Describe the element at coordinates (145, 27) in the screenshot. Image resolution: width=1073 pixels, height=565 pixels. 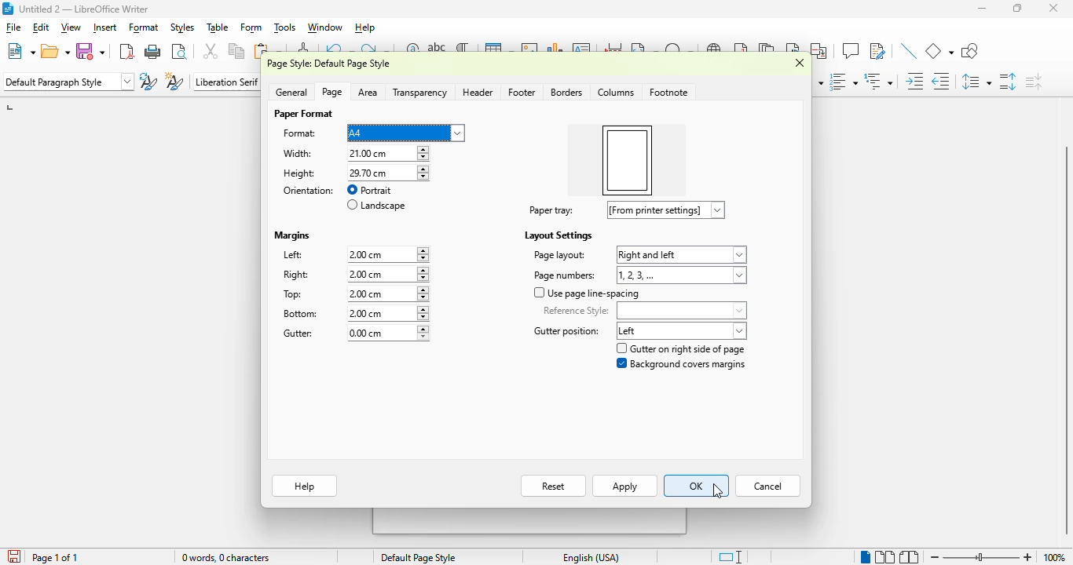
I see `format` at that location.